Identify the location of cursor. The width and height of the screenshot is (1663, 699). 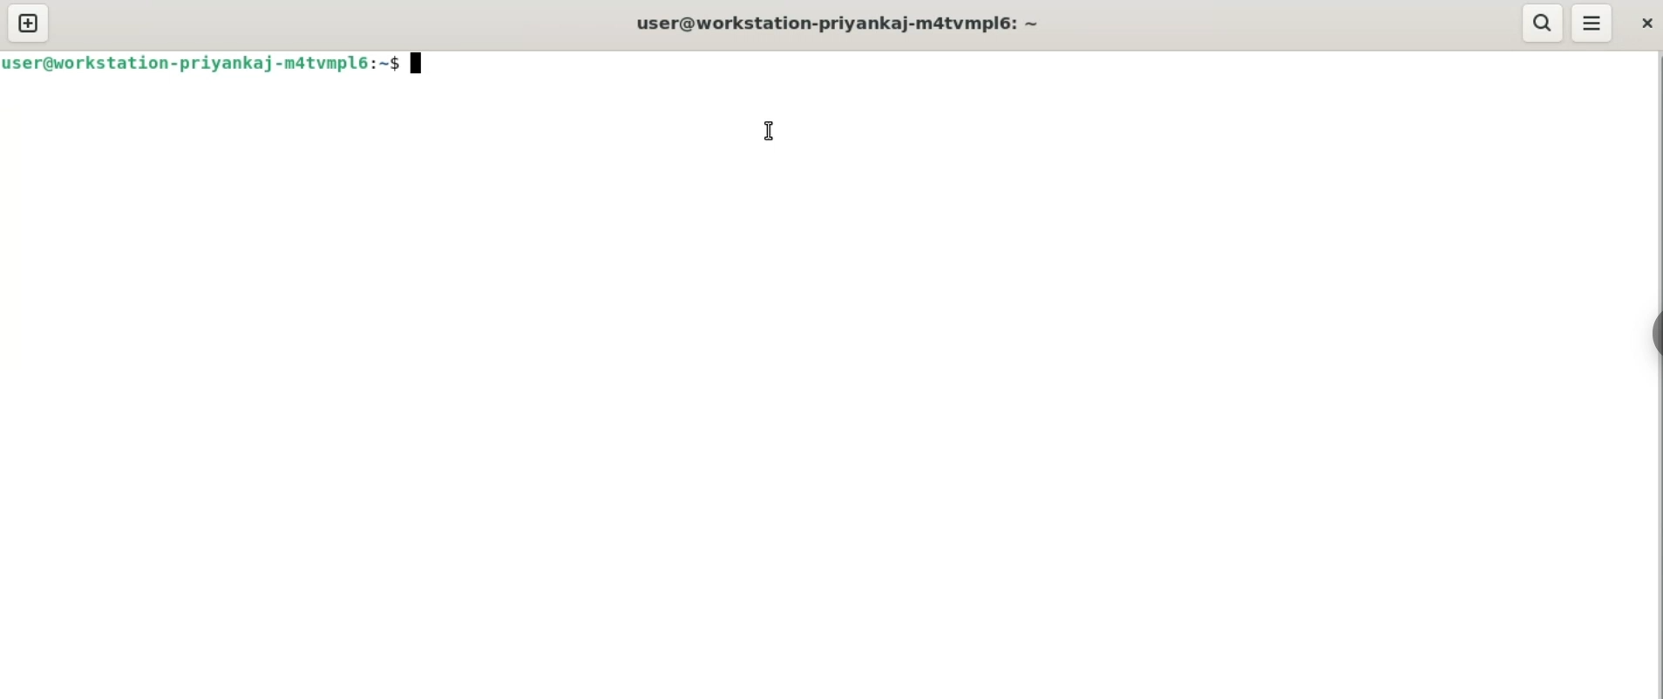
(769, 130).